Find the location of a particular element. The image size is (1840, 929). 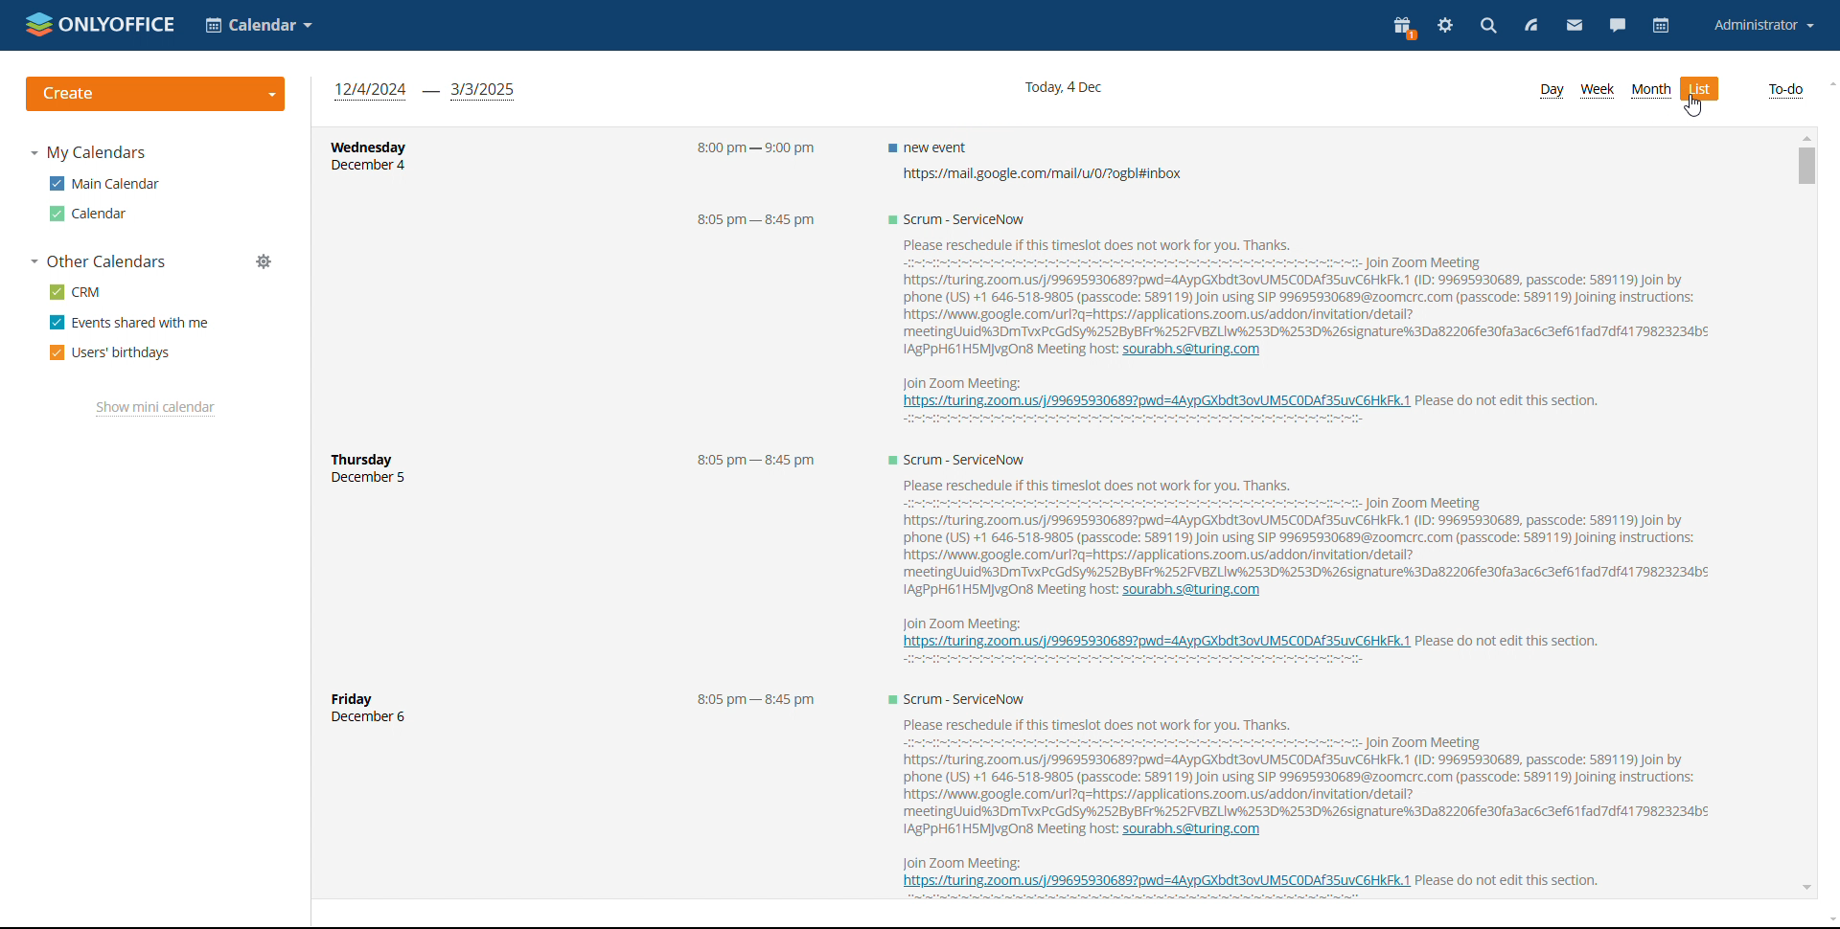

scroll down is located at coordinates (1827, 917).